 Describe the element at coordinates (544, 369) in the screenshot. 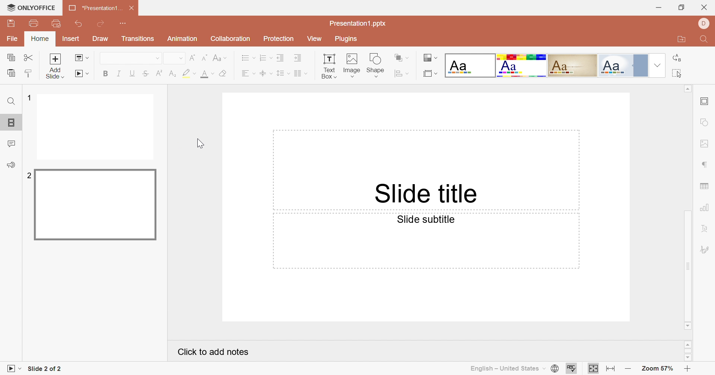

I see `Drop Down` at that location.